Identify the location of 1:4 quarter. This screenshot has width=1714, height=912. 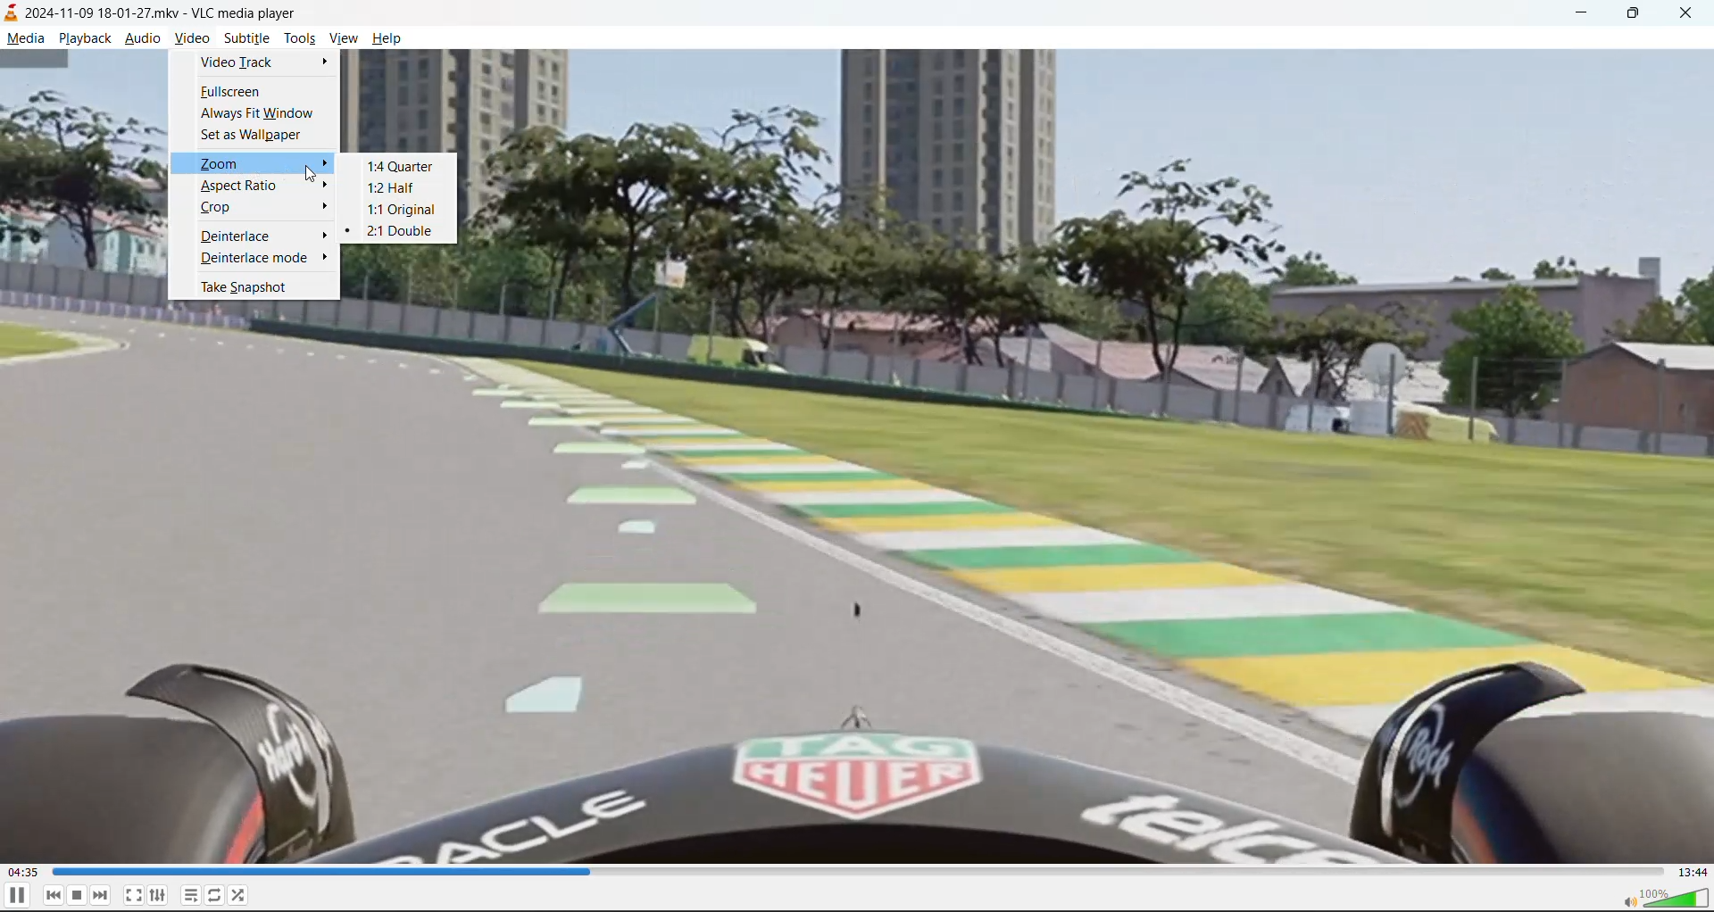
(396, 166).